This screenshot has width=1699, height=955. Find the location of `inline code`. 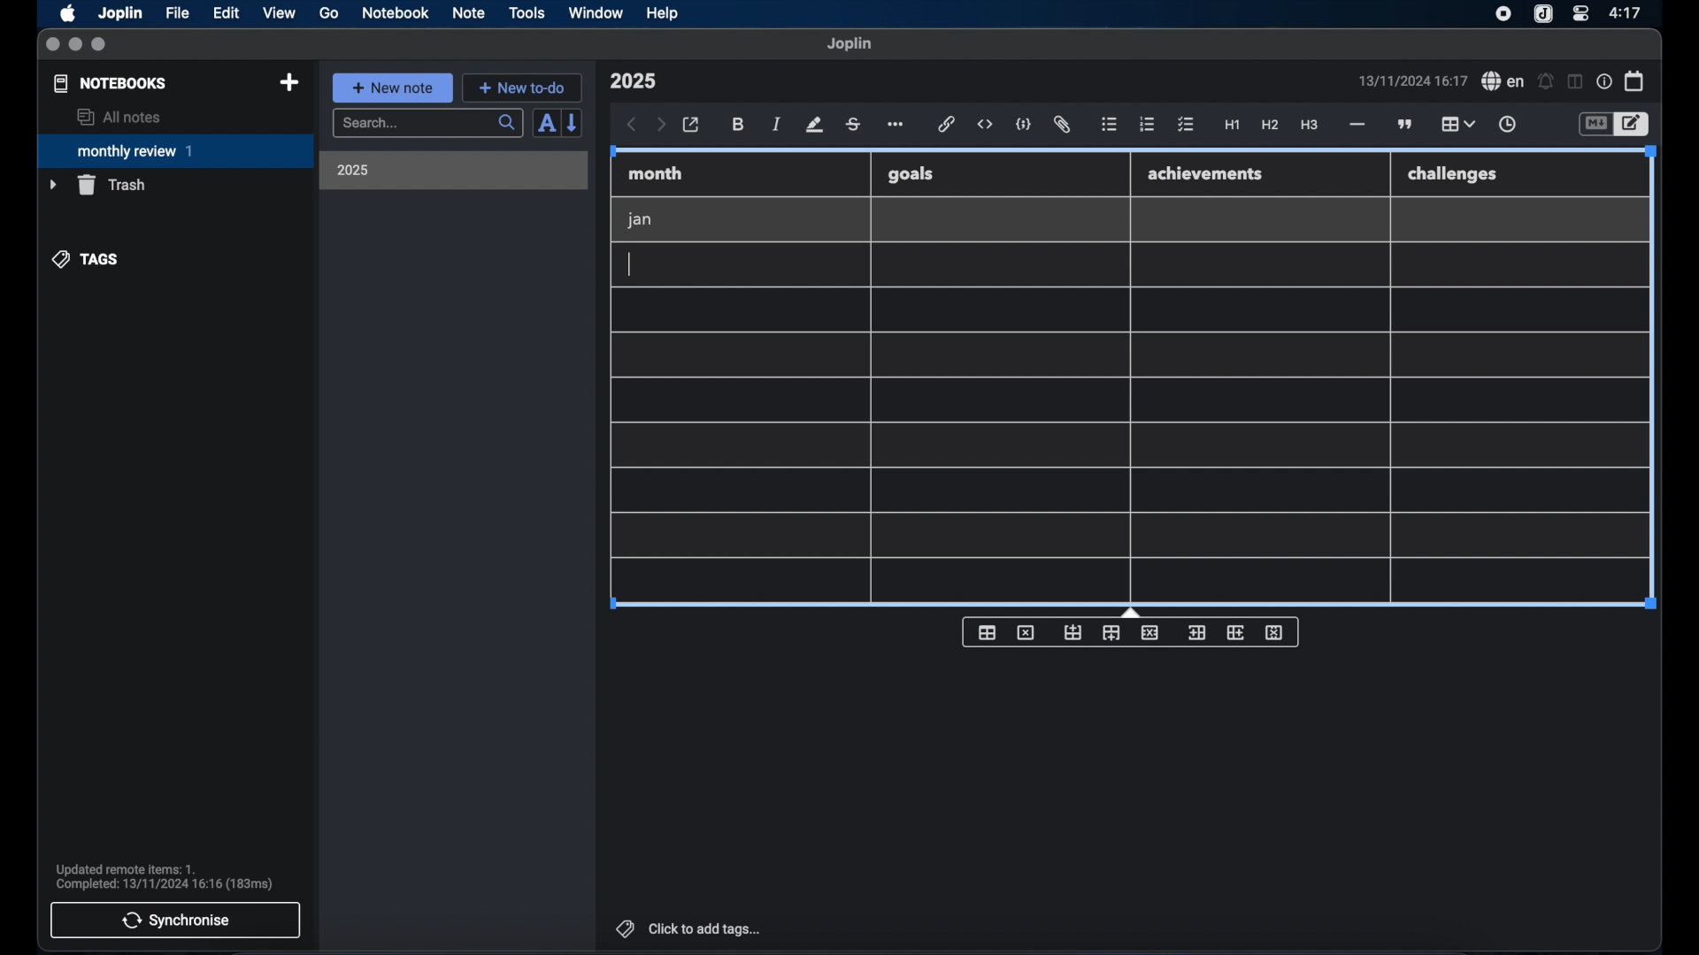

inline code is located at coordinates (985, 125).